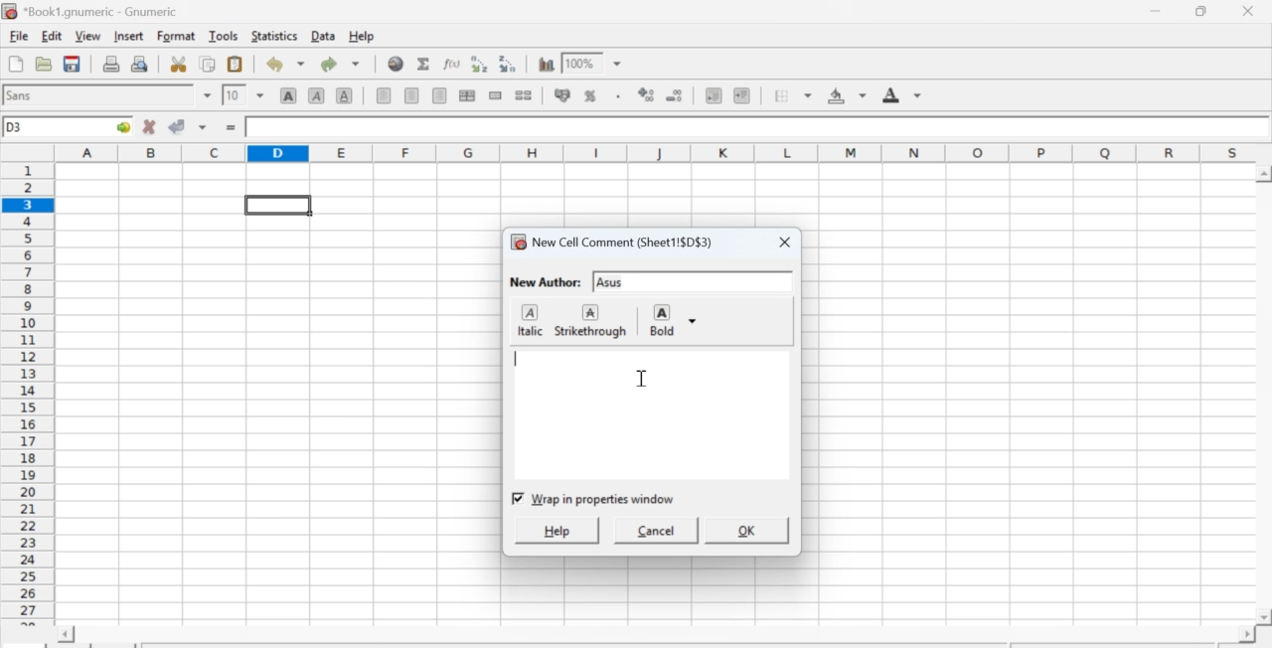 The image size is (1272, 648). I want to click on Font Style, so click(99, 97).